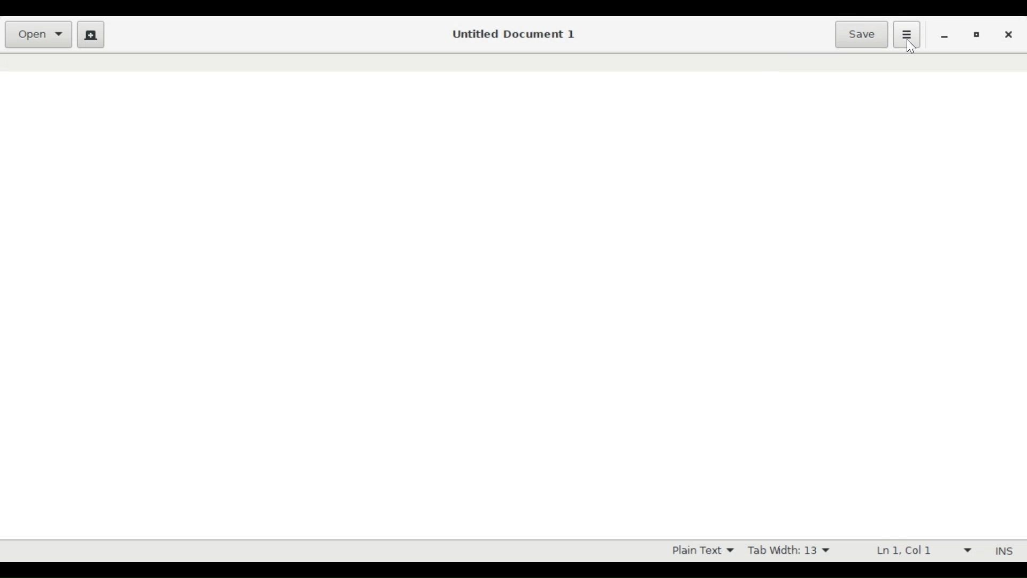 Image resolution: width=1027 pixels, height=578 pixels. Describe the element at coordinates (794, 550) in the screenshot. I see `Tab Width 13` at that location.